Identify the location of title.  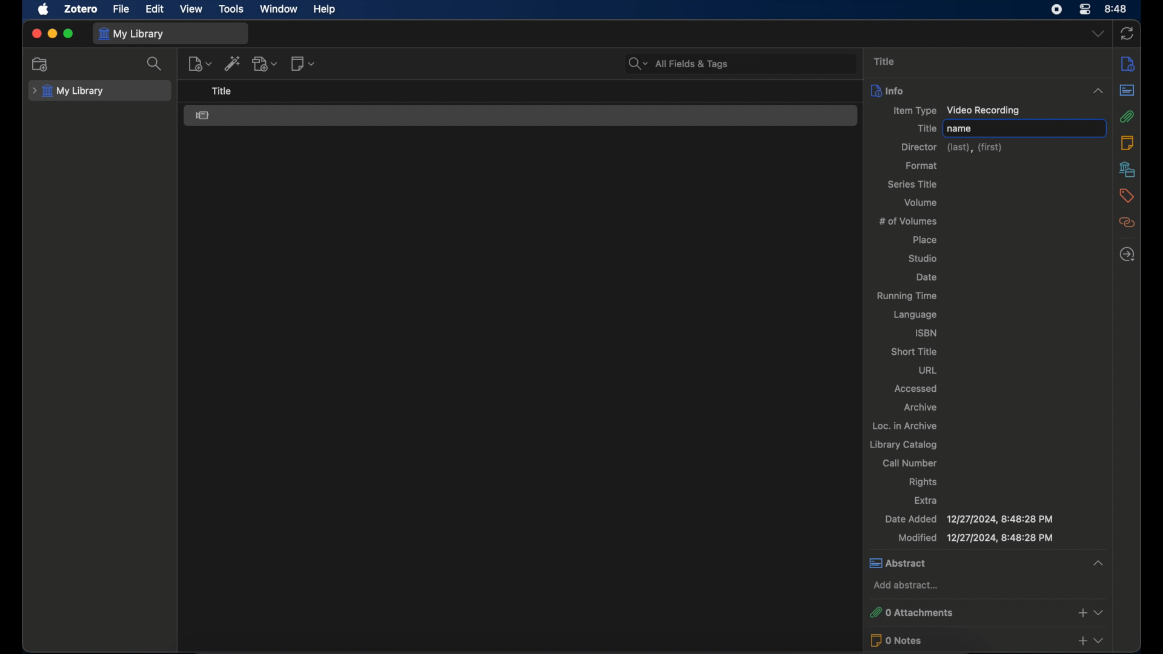
(926, 128).